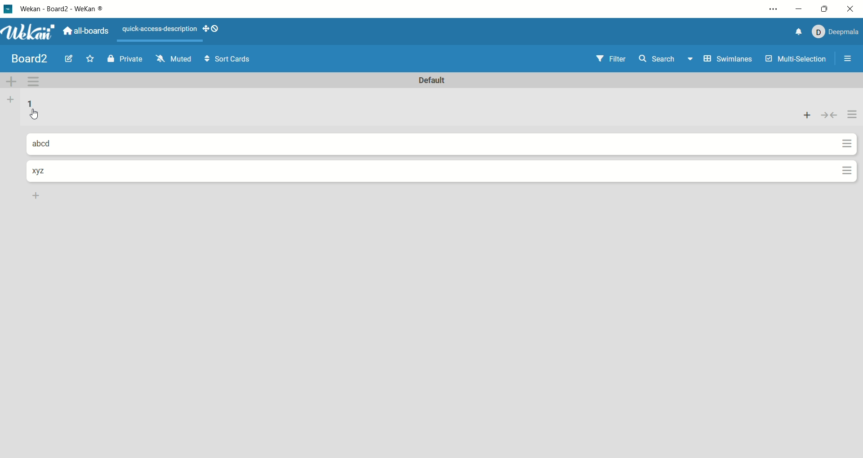 The width and height of the screenshot is (863, 458). What do you see at coordinates (809, 114) in the screenshot?
I see `add` at bounding box center [809, 114].